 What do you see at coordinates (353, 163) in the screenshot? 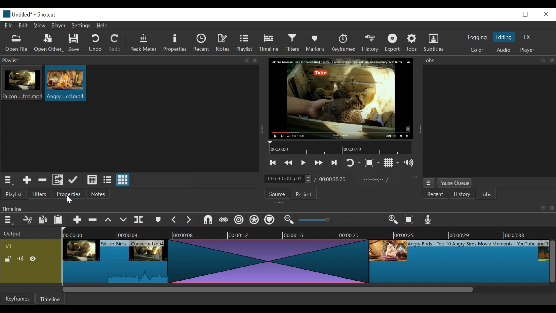
I see `toggle player looping` at bounding box center [353, 163].